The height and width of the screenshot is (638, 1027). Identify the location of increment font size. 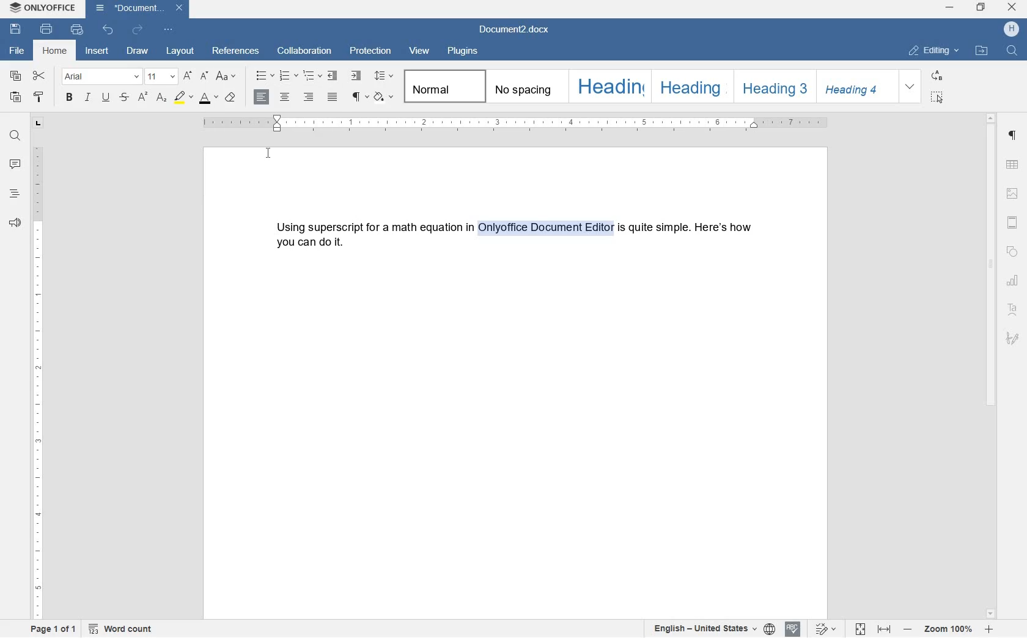
(186, 76).